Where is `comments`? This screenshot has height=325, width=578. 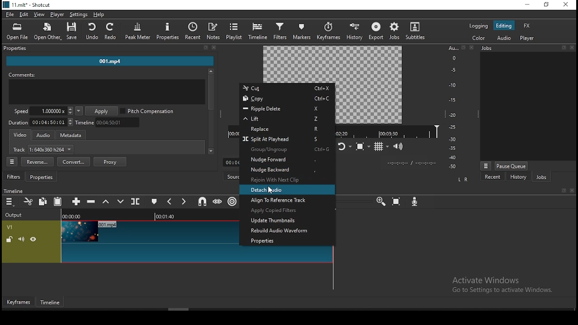
comments is located at coordinates (106, 88).